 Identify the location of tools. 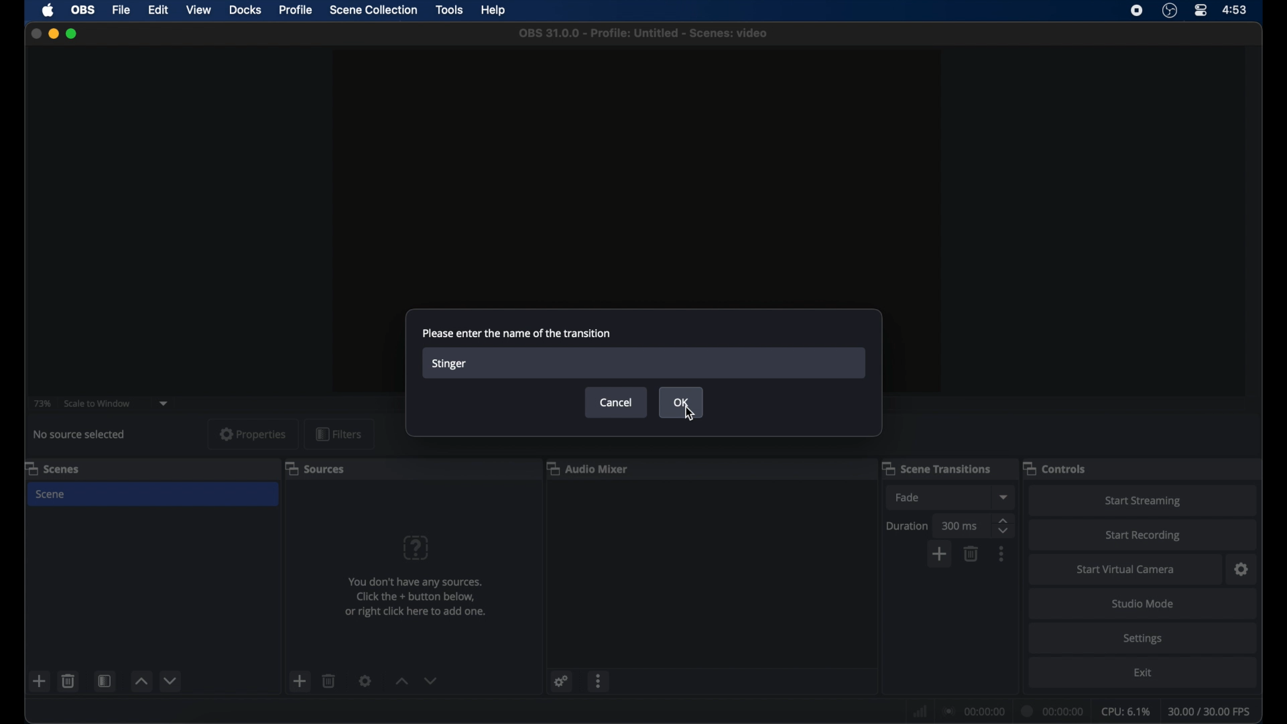
(450, 11).